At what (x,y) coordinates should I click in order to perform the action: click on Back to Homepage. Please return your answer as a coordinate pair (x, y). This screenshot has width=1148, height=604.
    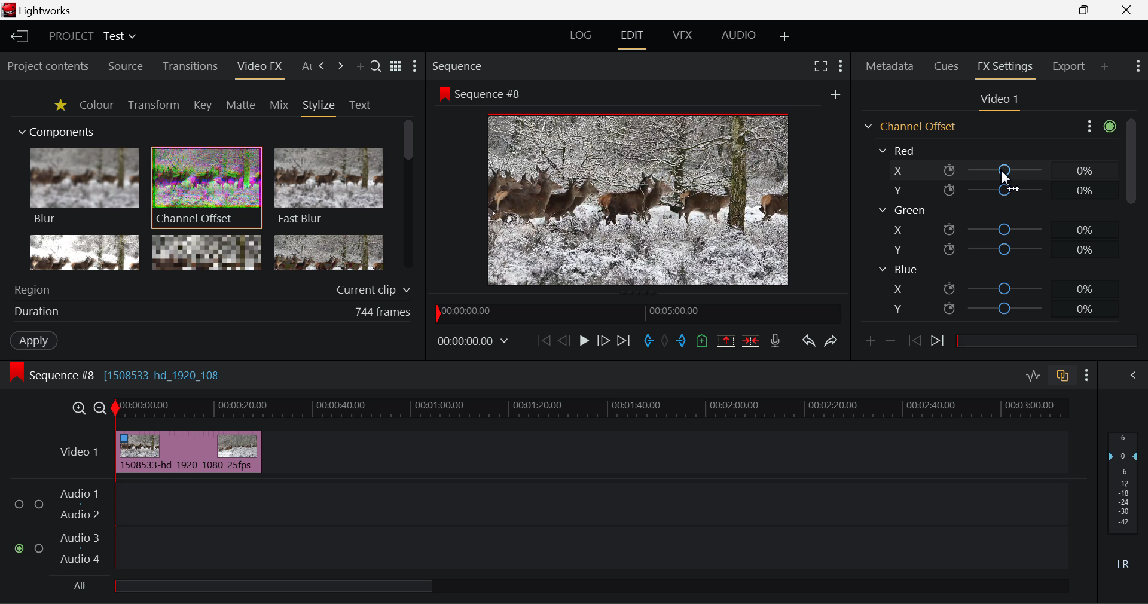
    Looking at the image, I should click on (19, 37).